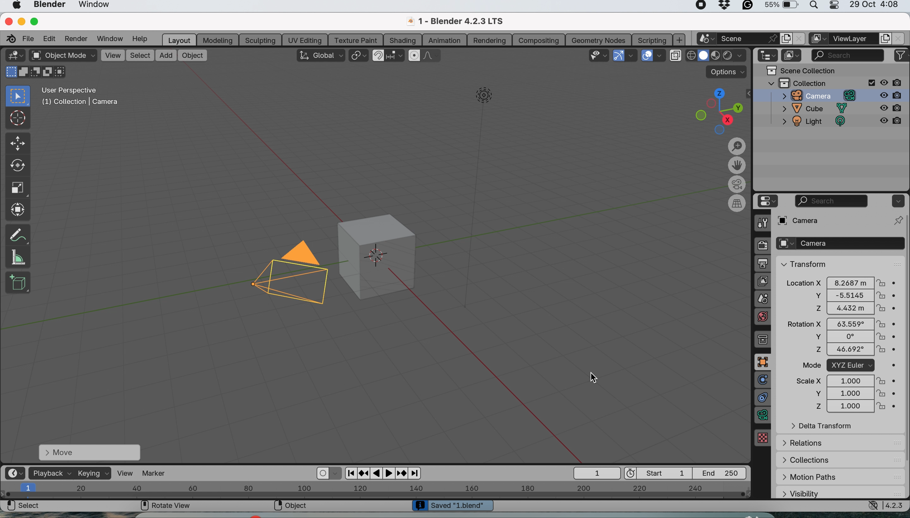  I want to click on playback options, so click(385, 474).